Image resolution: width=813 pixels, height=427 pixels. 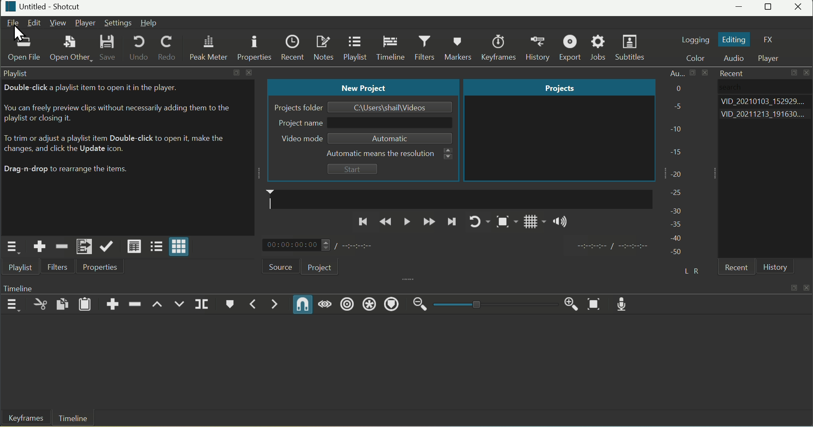 What do you see at coordinates (294, 246) in the screenshot?
I see `00:00:00:00` at bounding box center [294, 246].